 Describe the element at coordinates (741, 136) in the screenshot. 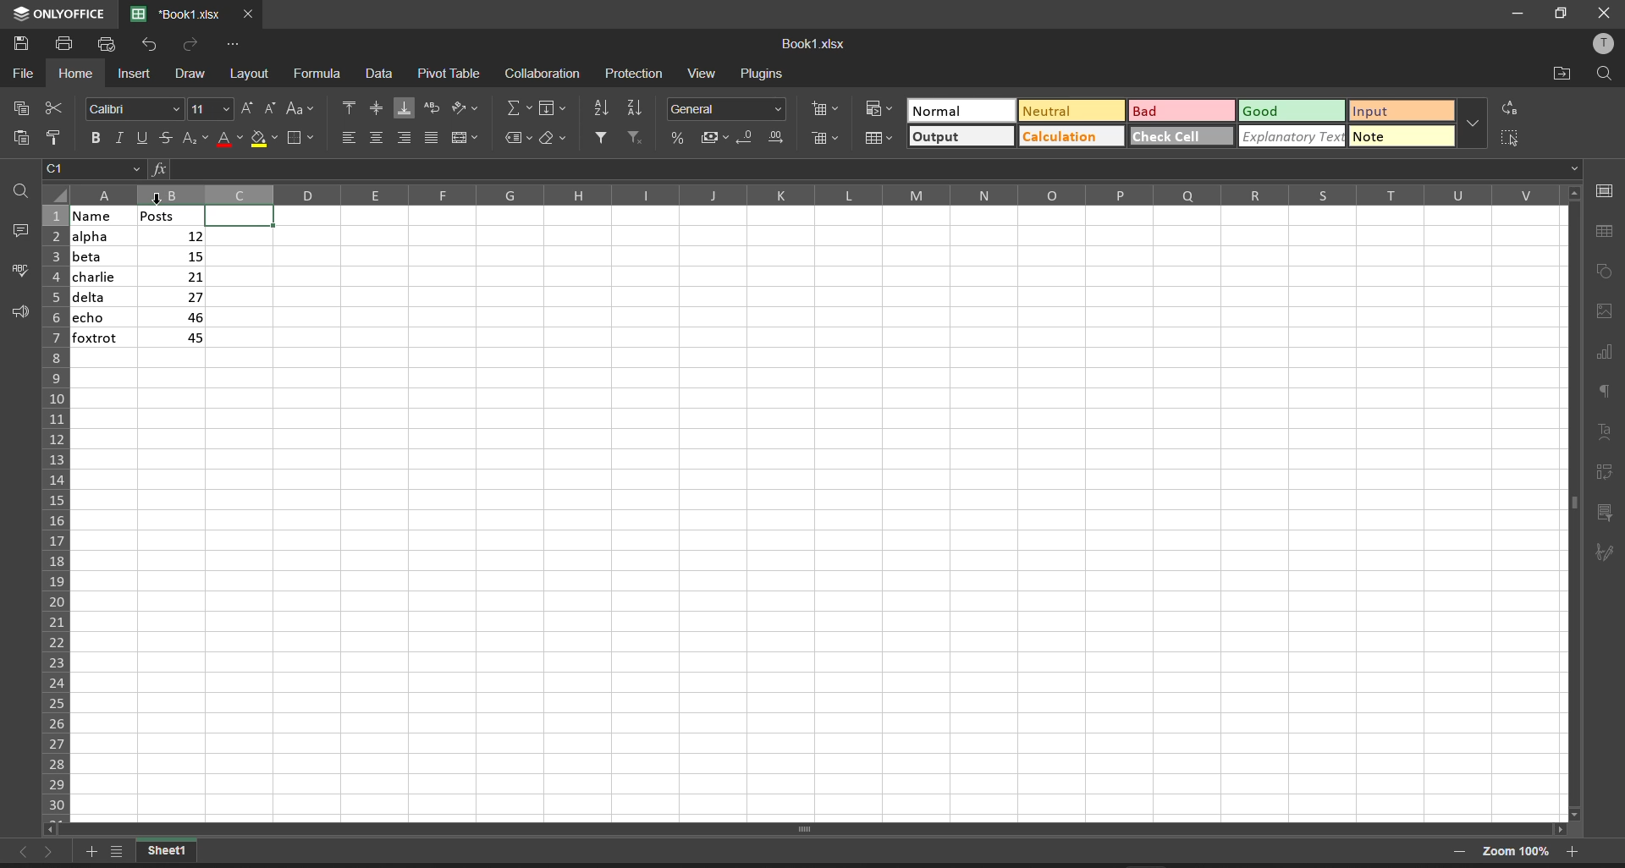

I see `decrease decimal` at that location.